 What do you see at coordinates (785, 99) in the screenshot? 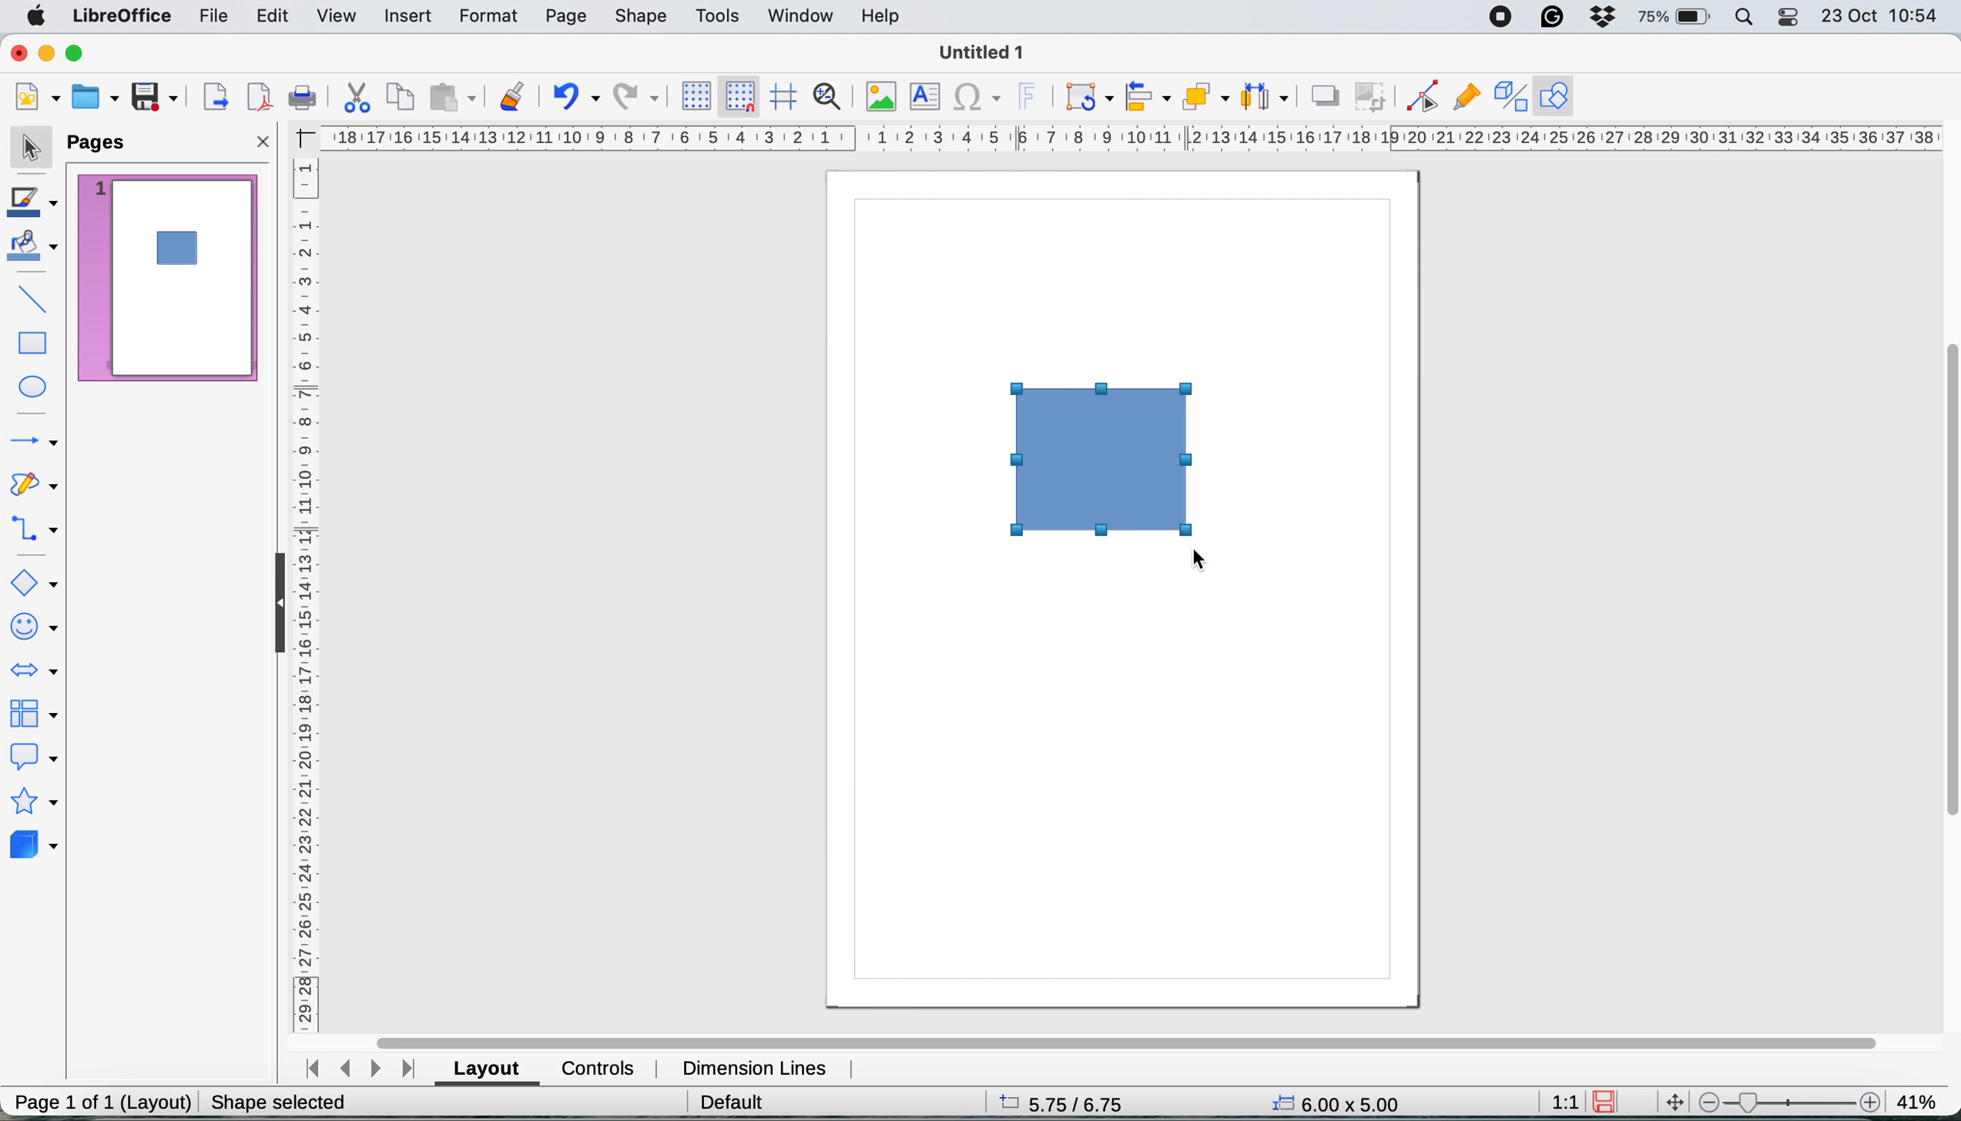
I see `helplines when moving` at bounding box center [785, 99].